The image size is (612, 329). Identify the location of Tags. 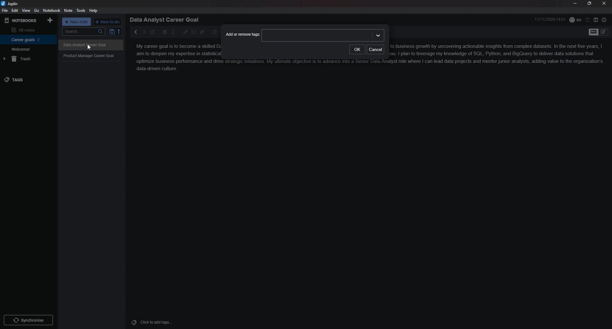
(132, 322).